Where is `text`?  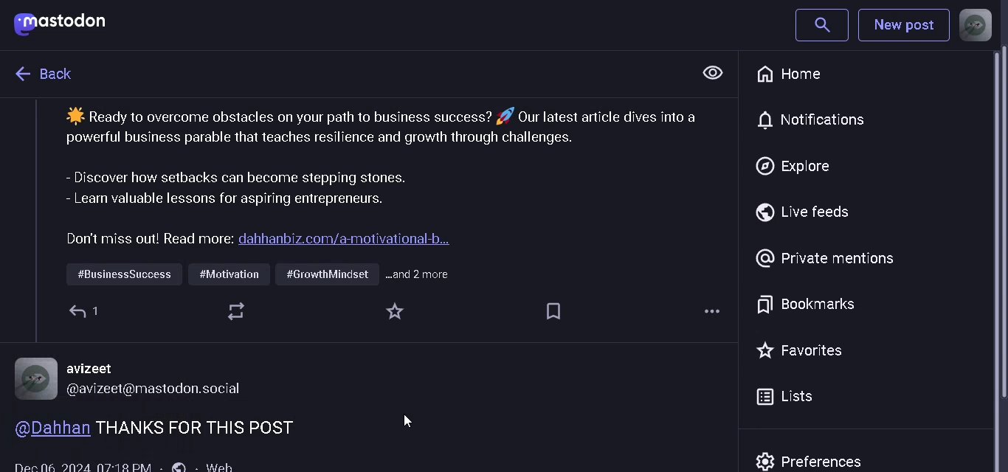 text is located at coordinates (85, 77).